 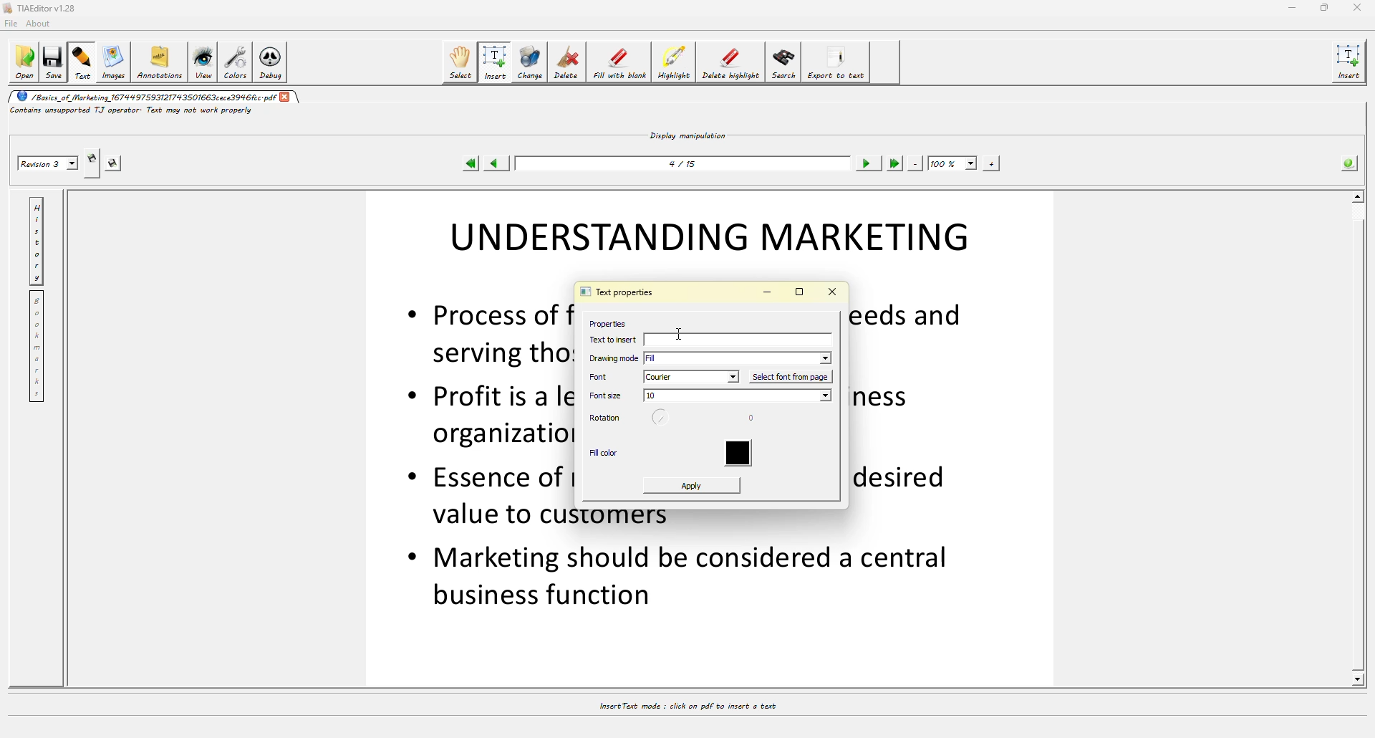 What do you see at coordinates (869, 164) in the screenshot?
I see `next page` at bounding box center [869, 164].